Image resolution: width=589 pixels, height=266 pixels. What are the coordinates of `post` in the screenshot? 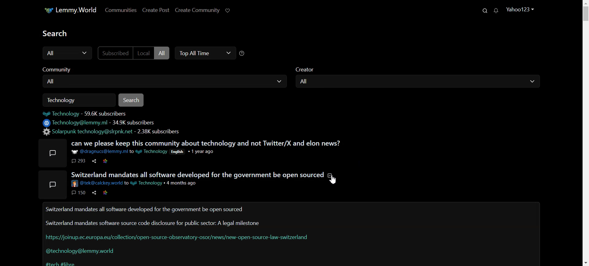 It's located at (54, 153).